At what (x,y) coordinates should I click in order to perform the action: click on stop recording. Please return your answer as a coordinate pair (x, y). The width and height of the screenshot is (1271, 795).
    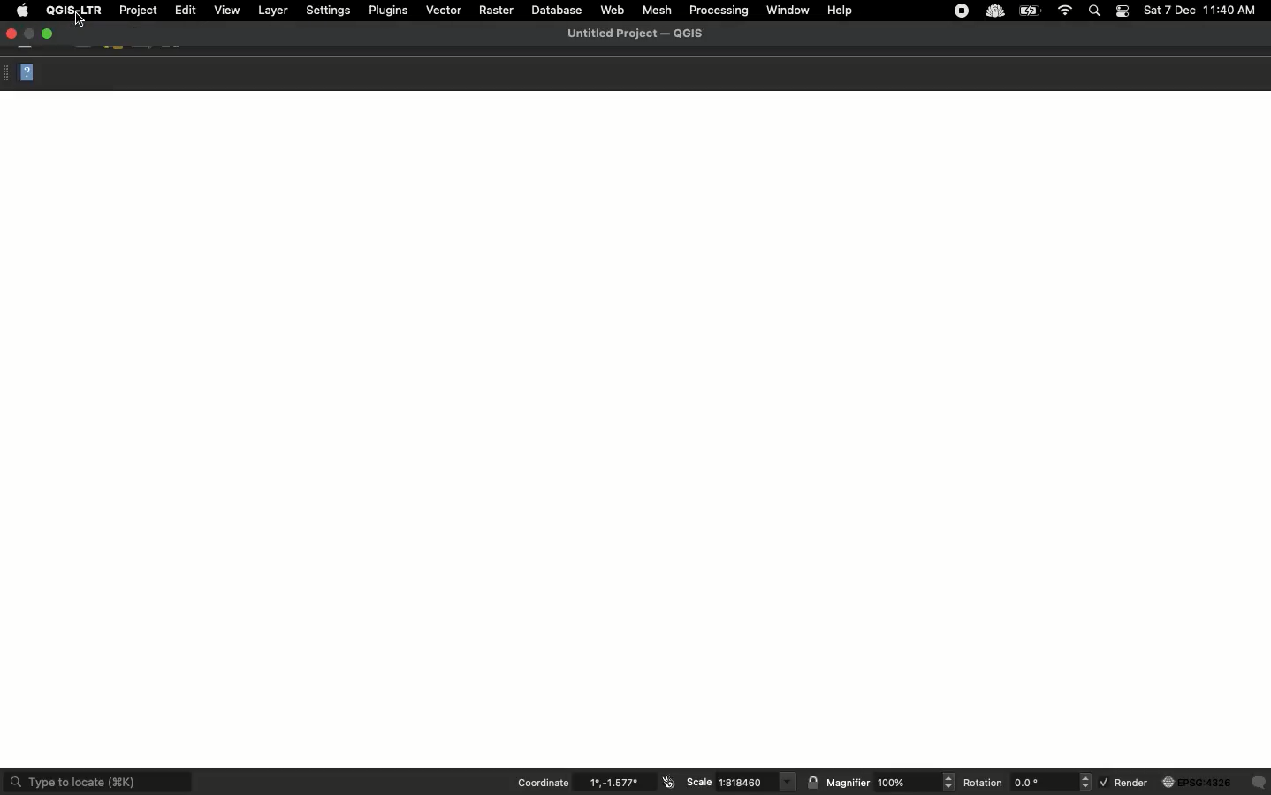
    Looking at the image, I should click on (961, 11).